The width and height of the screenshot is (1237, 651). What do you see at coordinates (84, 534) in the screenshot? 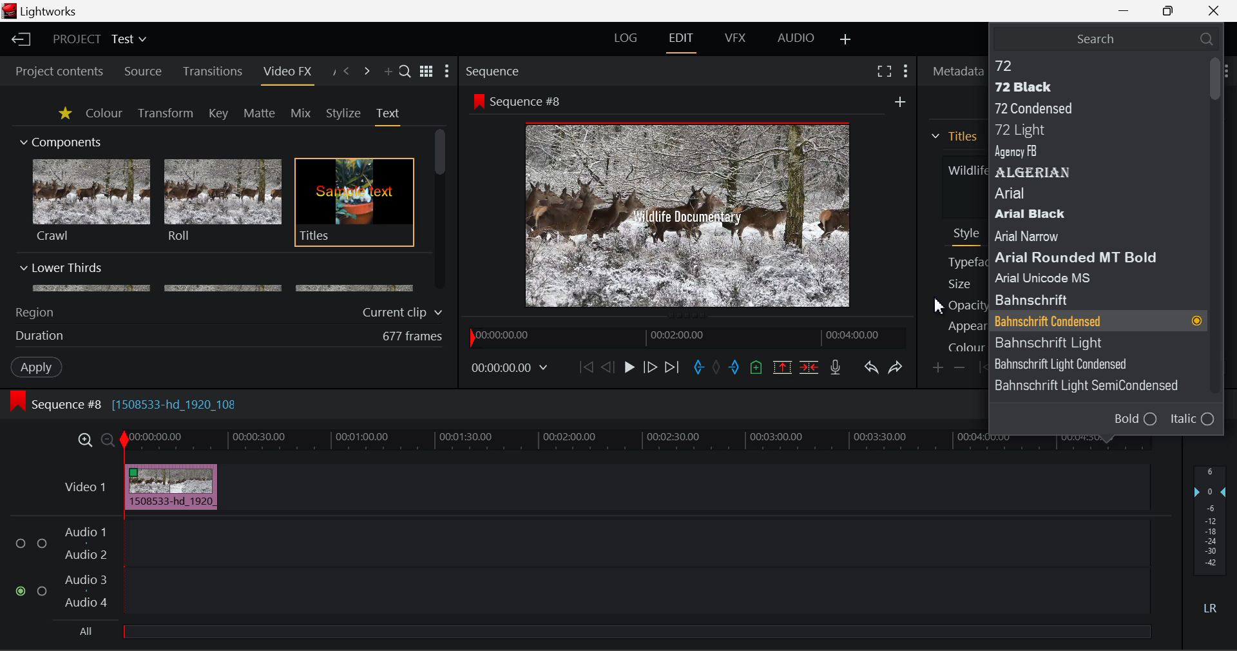
I see `Audio 1` at bounding box center [84, 534].